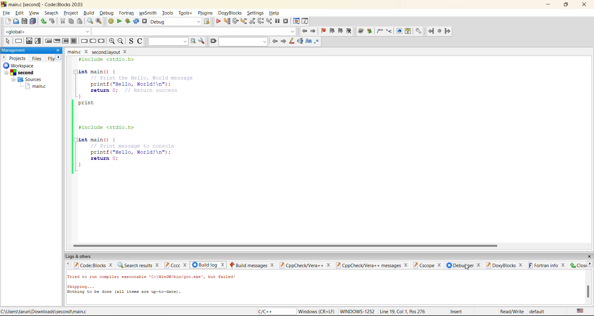 This screenshot has width=594, height=316. I want to click on app name and file name, so click(47, 4).